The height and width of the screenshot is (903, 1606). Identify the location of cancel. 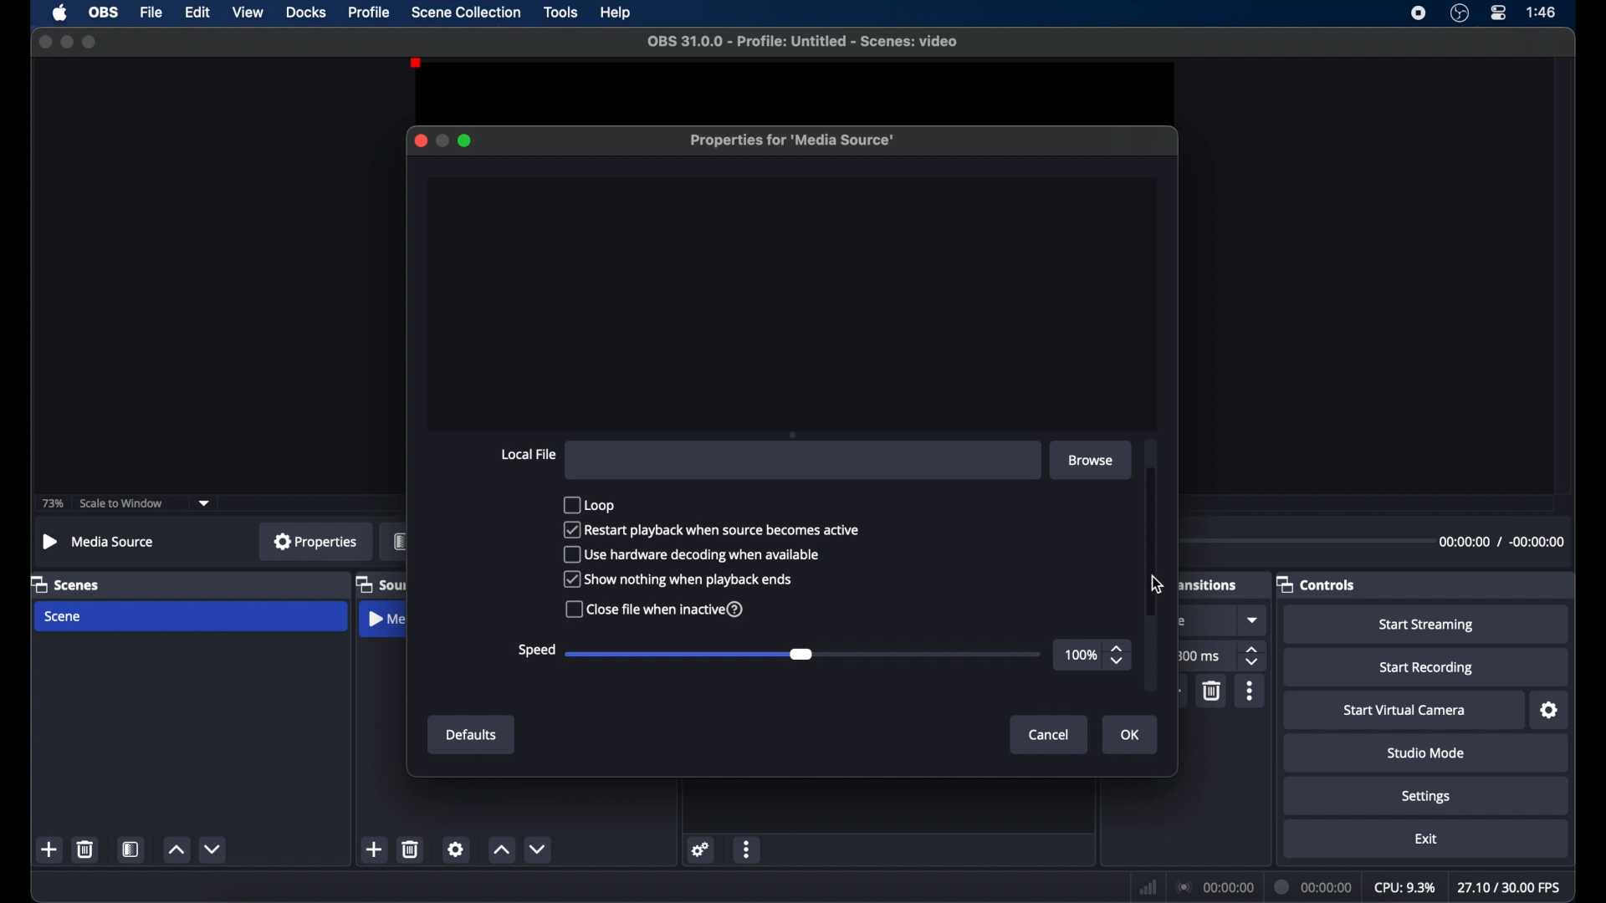
(1050, 736).